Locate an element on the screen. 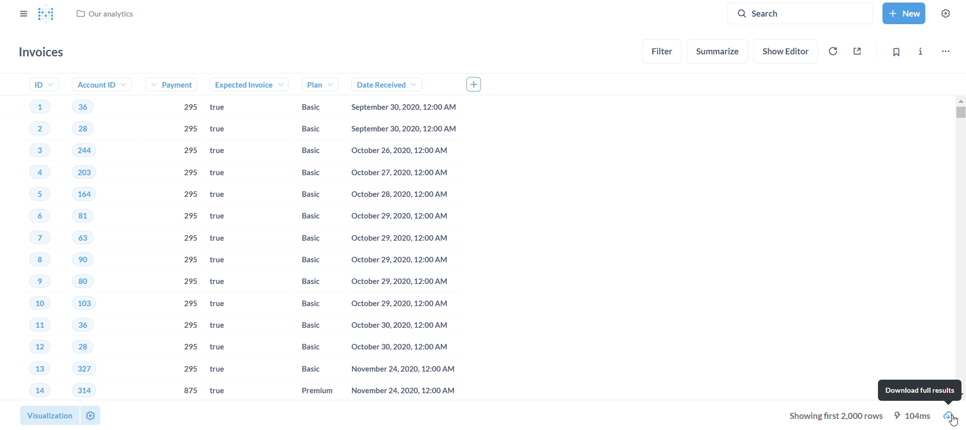  295 is located at coordinates (191, 240).